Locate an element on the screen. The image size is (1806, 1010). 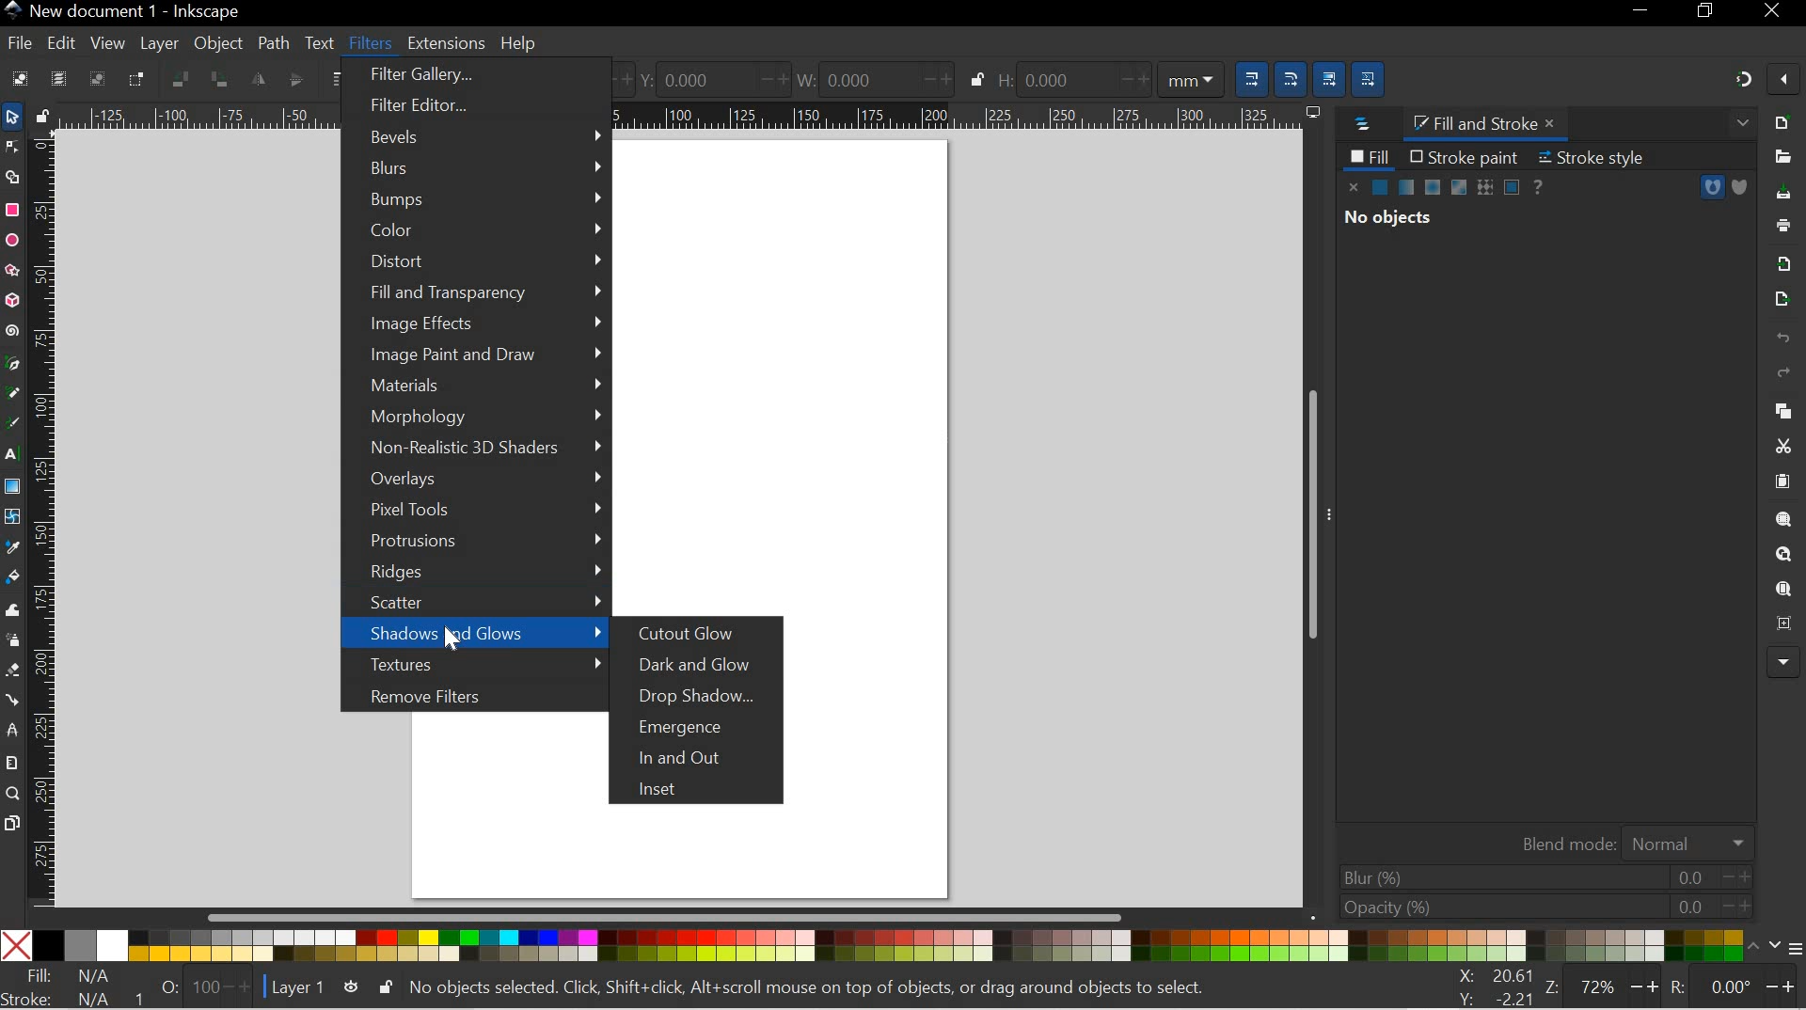
OVERLAYS is located at coordinates (479, 480).